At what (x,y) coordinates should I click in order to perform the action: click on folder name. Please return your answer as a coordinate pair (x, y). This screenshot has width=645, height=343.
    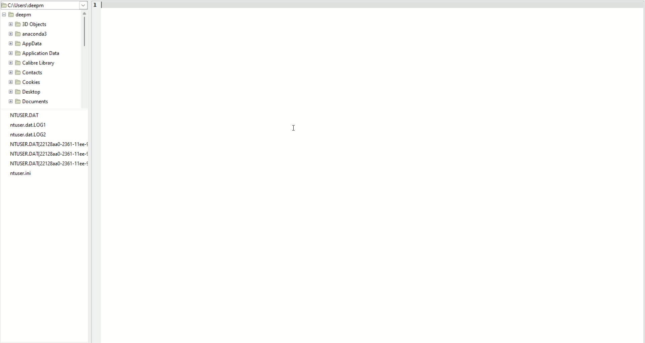
    Looking at the image, I should click on (26, 72).